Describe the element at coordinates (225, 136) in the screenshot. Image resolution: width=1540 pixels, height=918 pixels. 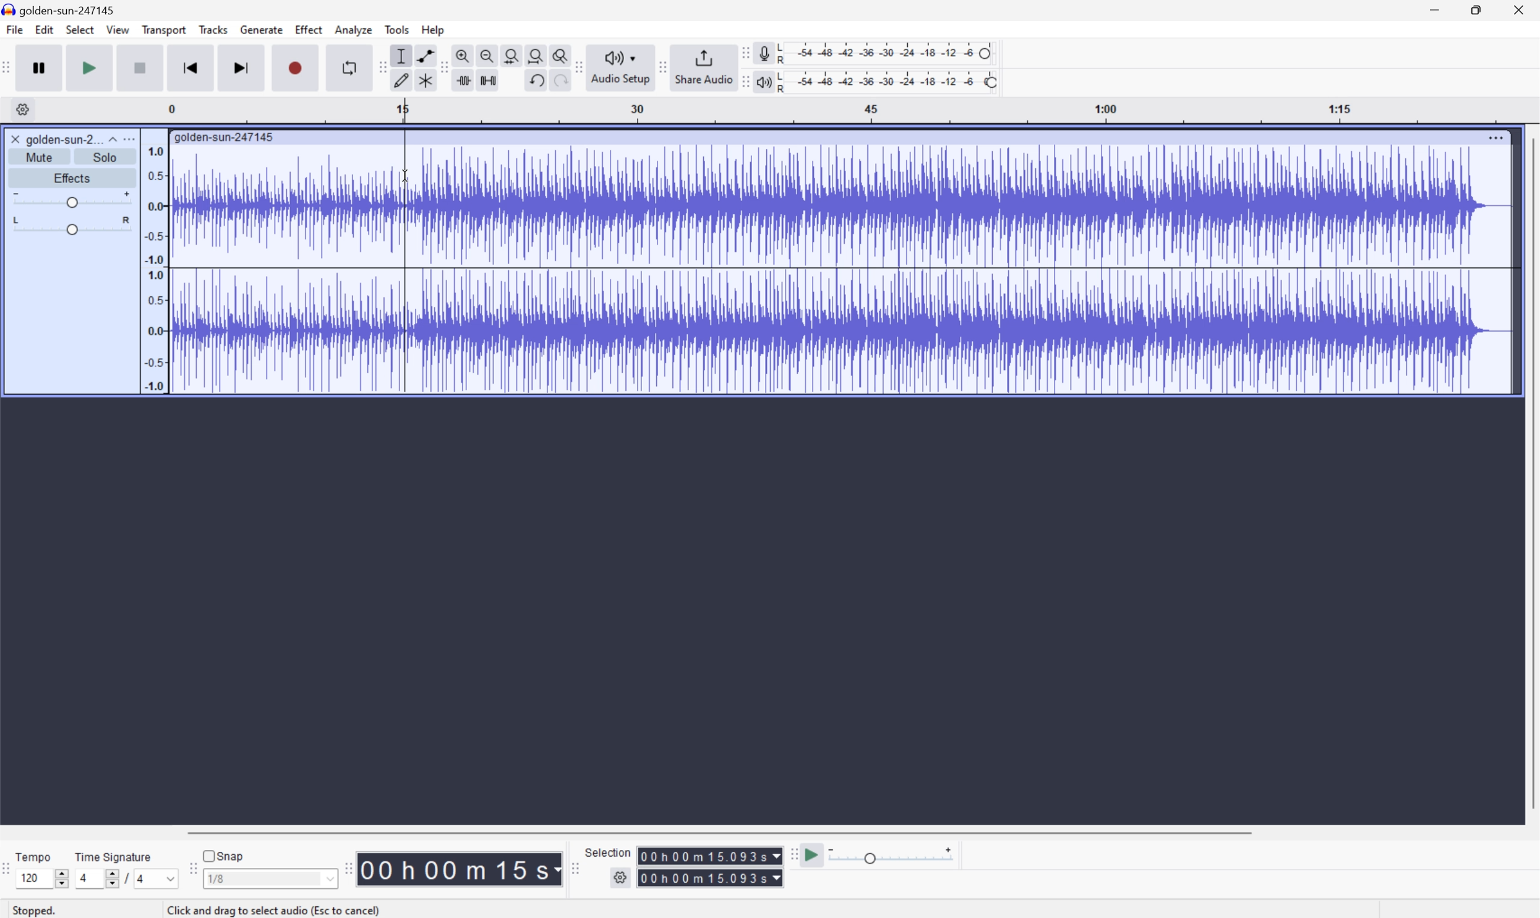
I see `golden-sun-247145` at that location.